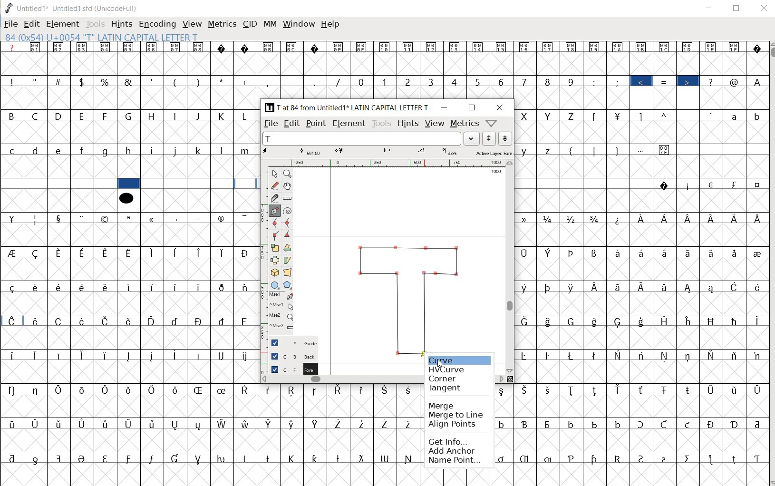 This screenshot has height=486, width=775. I want to click on h, so click(130, 151).